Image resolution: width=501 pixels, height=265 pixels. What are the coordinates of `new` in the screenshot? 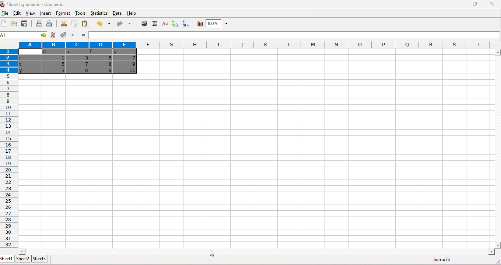 It's located at (4, 24).